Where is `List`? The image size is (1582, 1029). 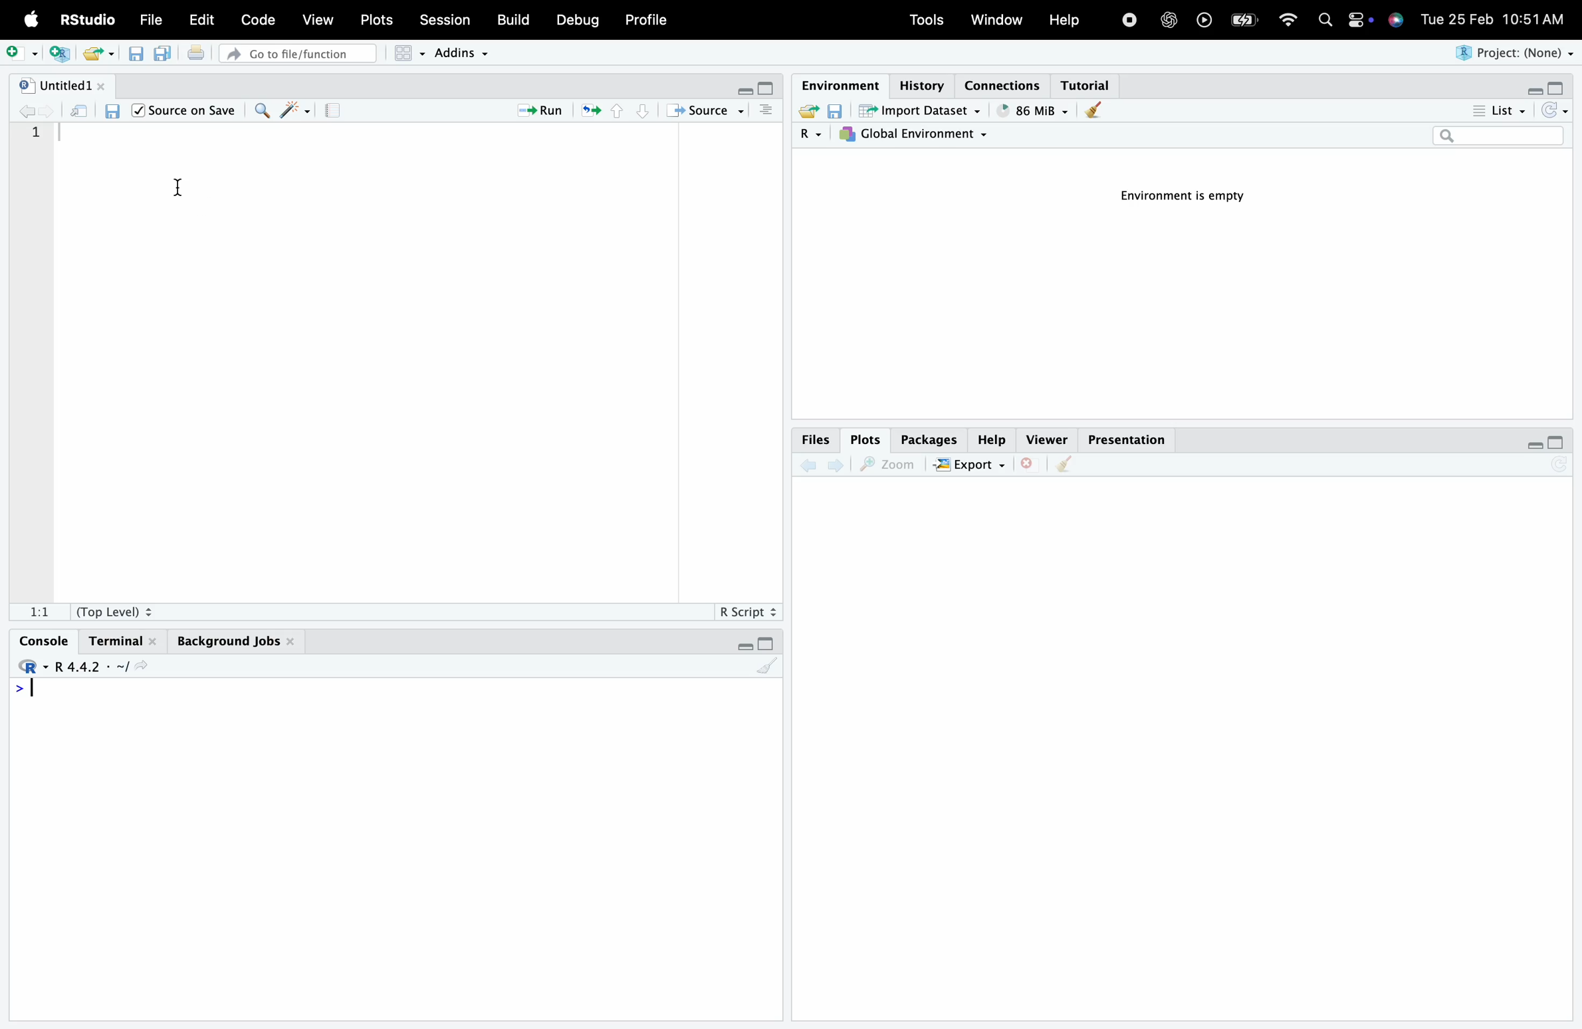
List is located at coordinates (1494, 109).